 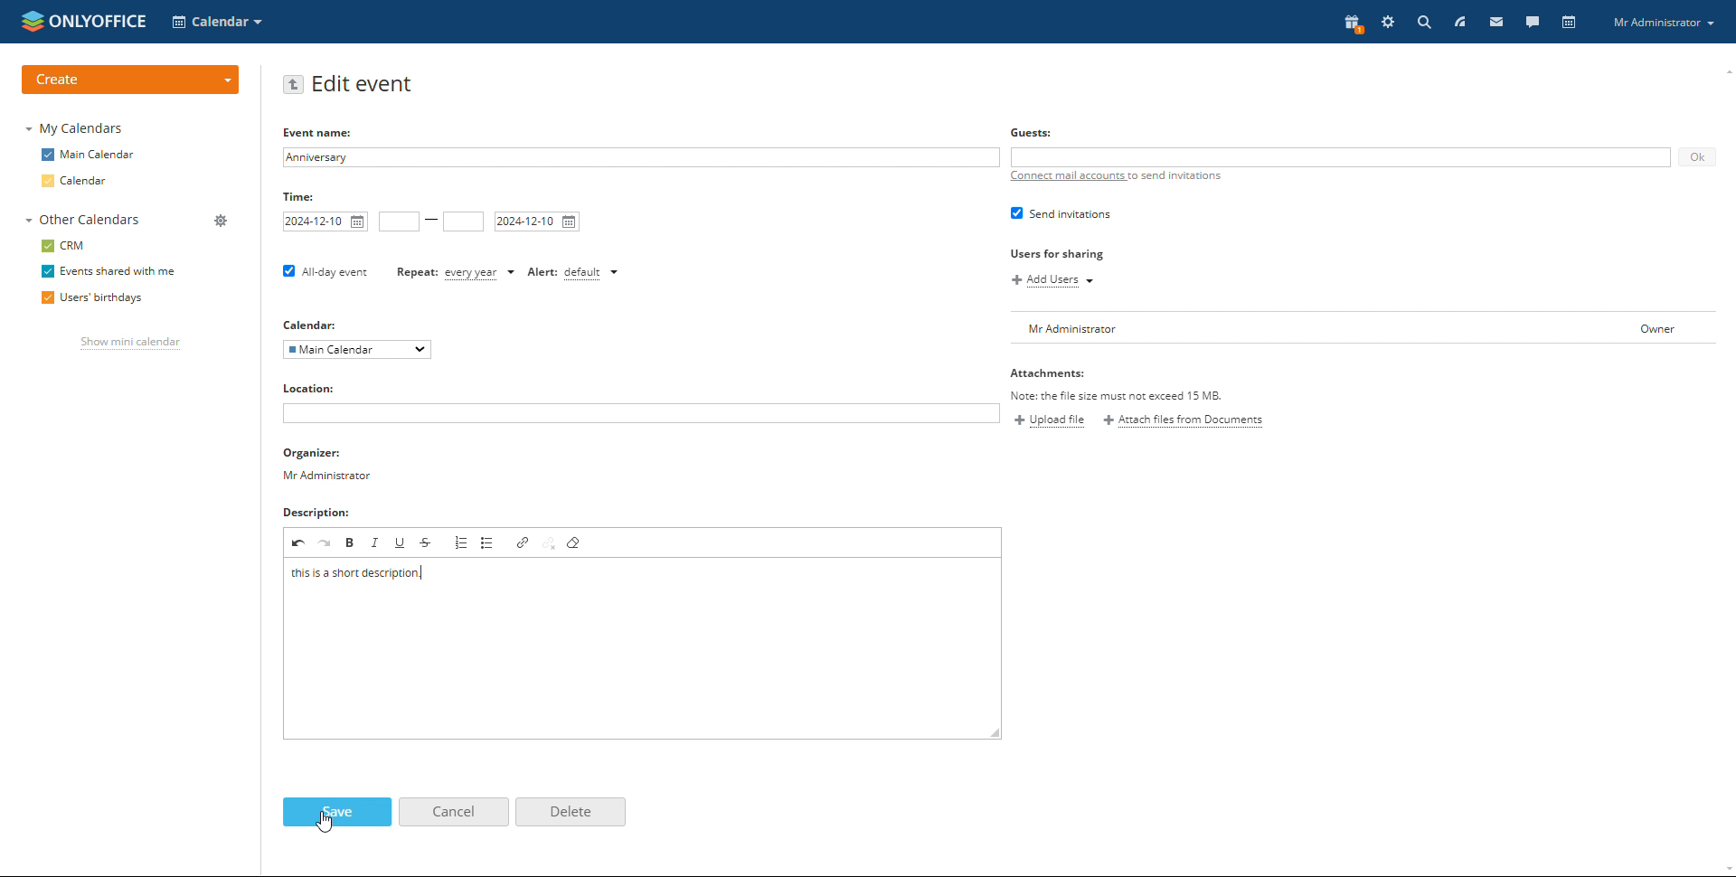 What do you see at coordinates (130, 80) in the screenshot?
I see `create` at bounding box center [130, 80].